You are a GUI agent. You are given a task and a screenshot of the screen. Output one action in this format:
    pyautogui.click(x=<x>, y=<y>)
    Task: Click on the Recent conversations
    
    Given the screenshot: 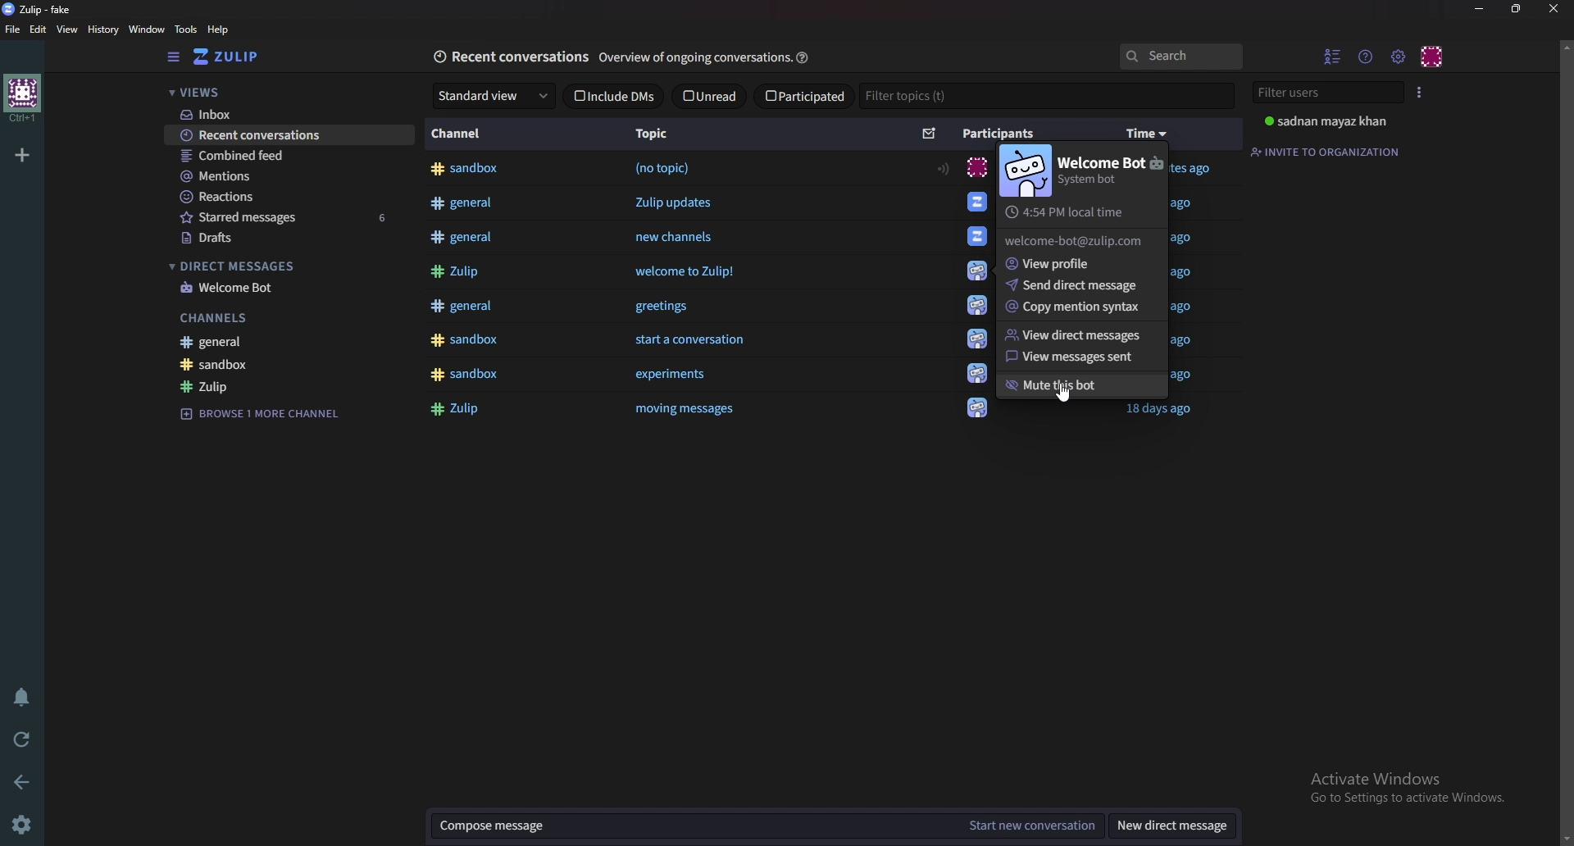 What is the action you would take?
    pyautogui.click(x=287, y=138)
    